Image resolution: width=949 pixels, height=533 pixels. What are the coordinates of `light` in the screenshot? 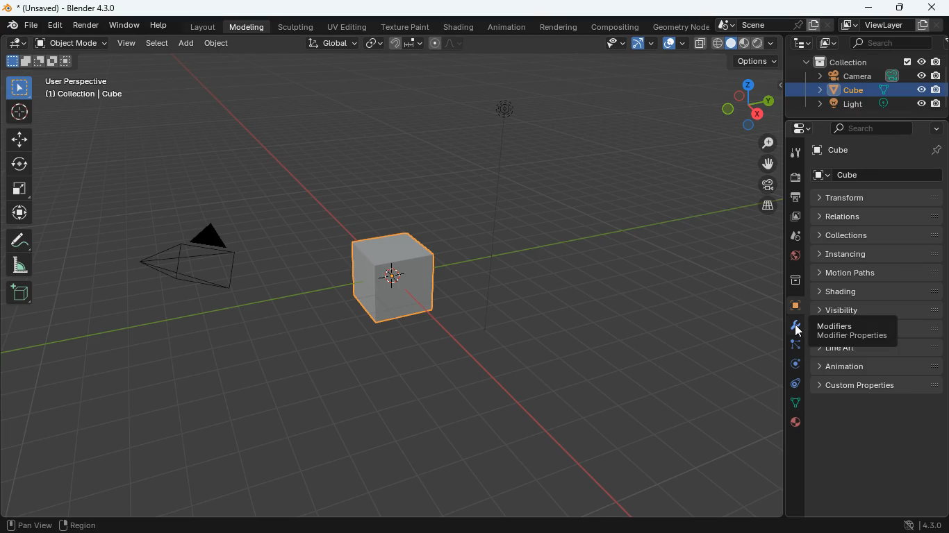 It's located at (502, 217).